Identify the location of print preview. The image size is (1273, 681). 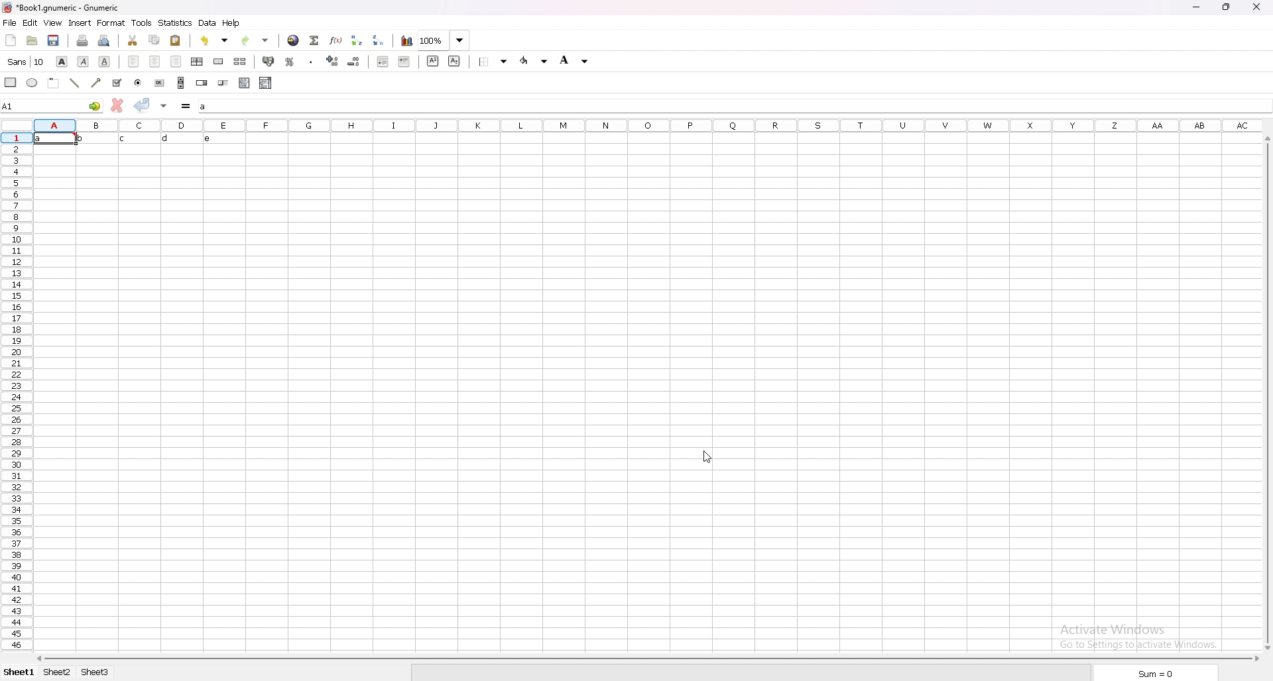
(103, 40).